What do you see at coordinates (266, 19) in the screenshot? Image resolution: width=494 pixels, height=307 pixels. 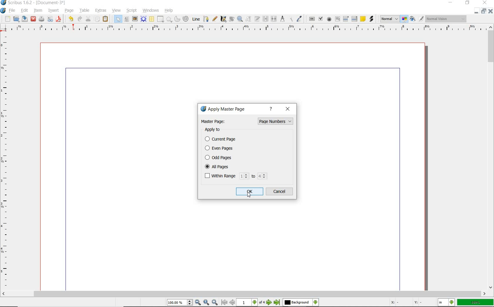 I see `link text frames` at bounding box center [266, 19].